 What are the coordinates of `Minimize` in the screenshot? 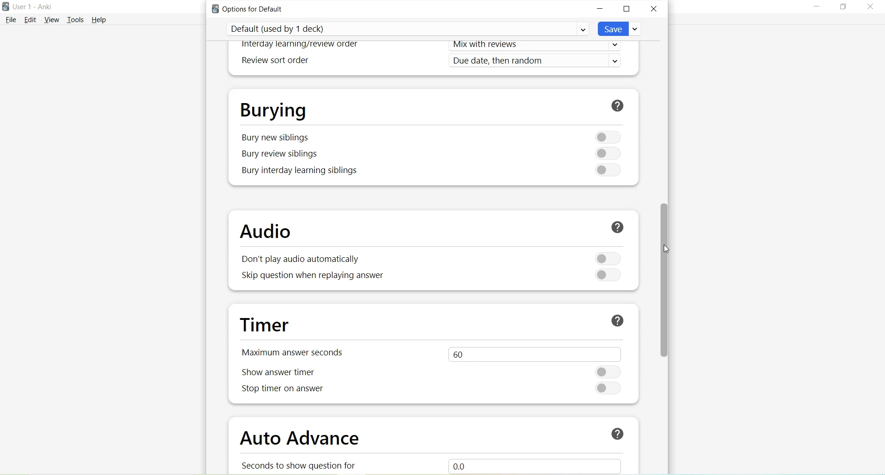 It's located at (601, 9).